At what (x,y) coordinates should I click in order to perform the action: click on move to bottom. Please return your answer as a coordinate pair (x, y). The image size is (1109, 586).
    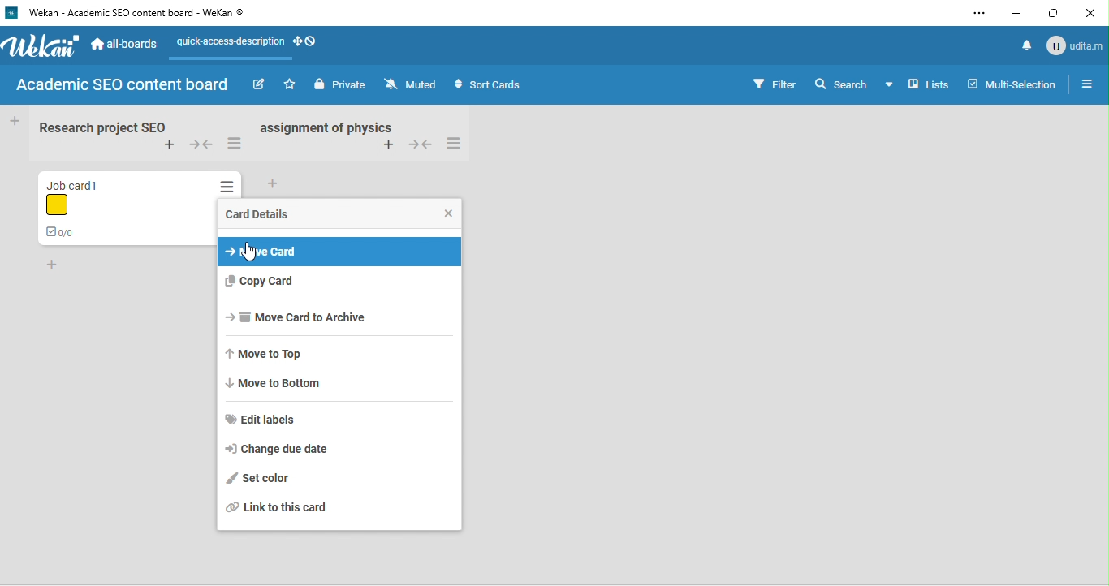
    Looking at the image, I should click on (278, 382).